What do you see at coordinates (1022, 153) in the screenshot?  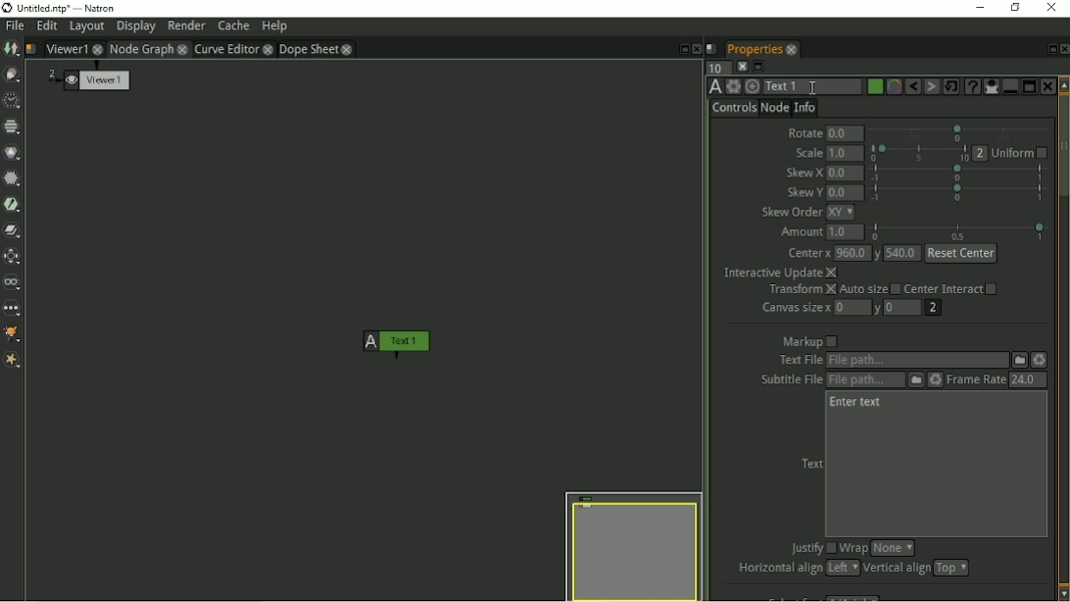 I see `Uniform` at bounding box center [1022, 153].